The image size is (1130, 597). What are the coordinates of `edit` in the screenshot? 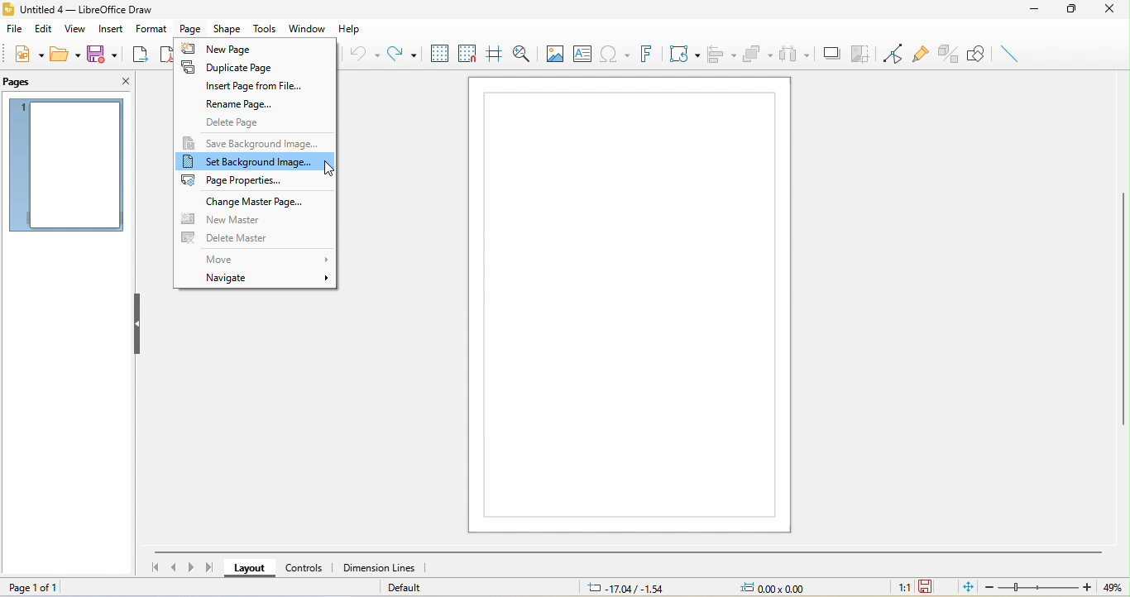 It's located at (45, 29).